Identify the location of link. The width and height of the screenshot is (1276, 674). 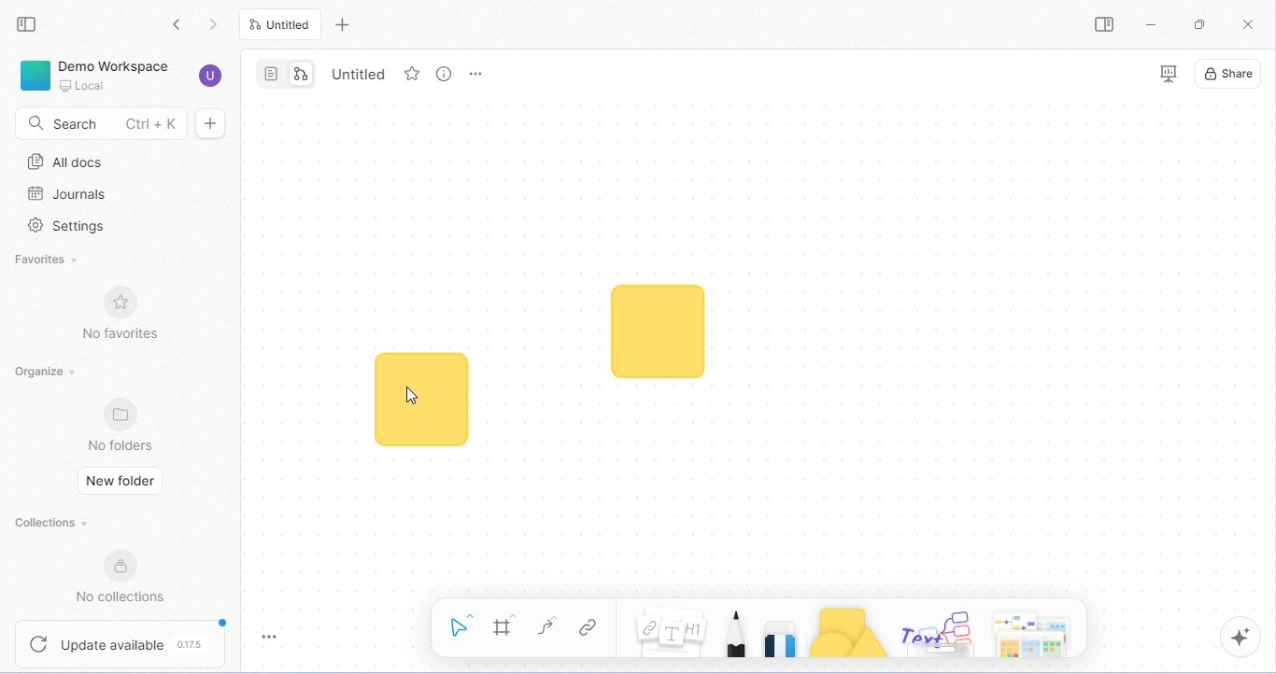
(591, 628).